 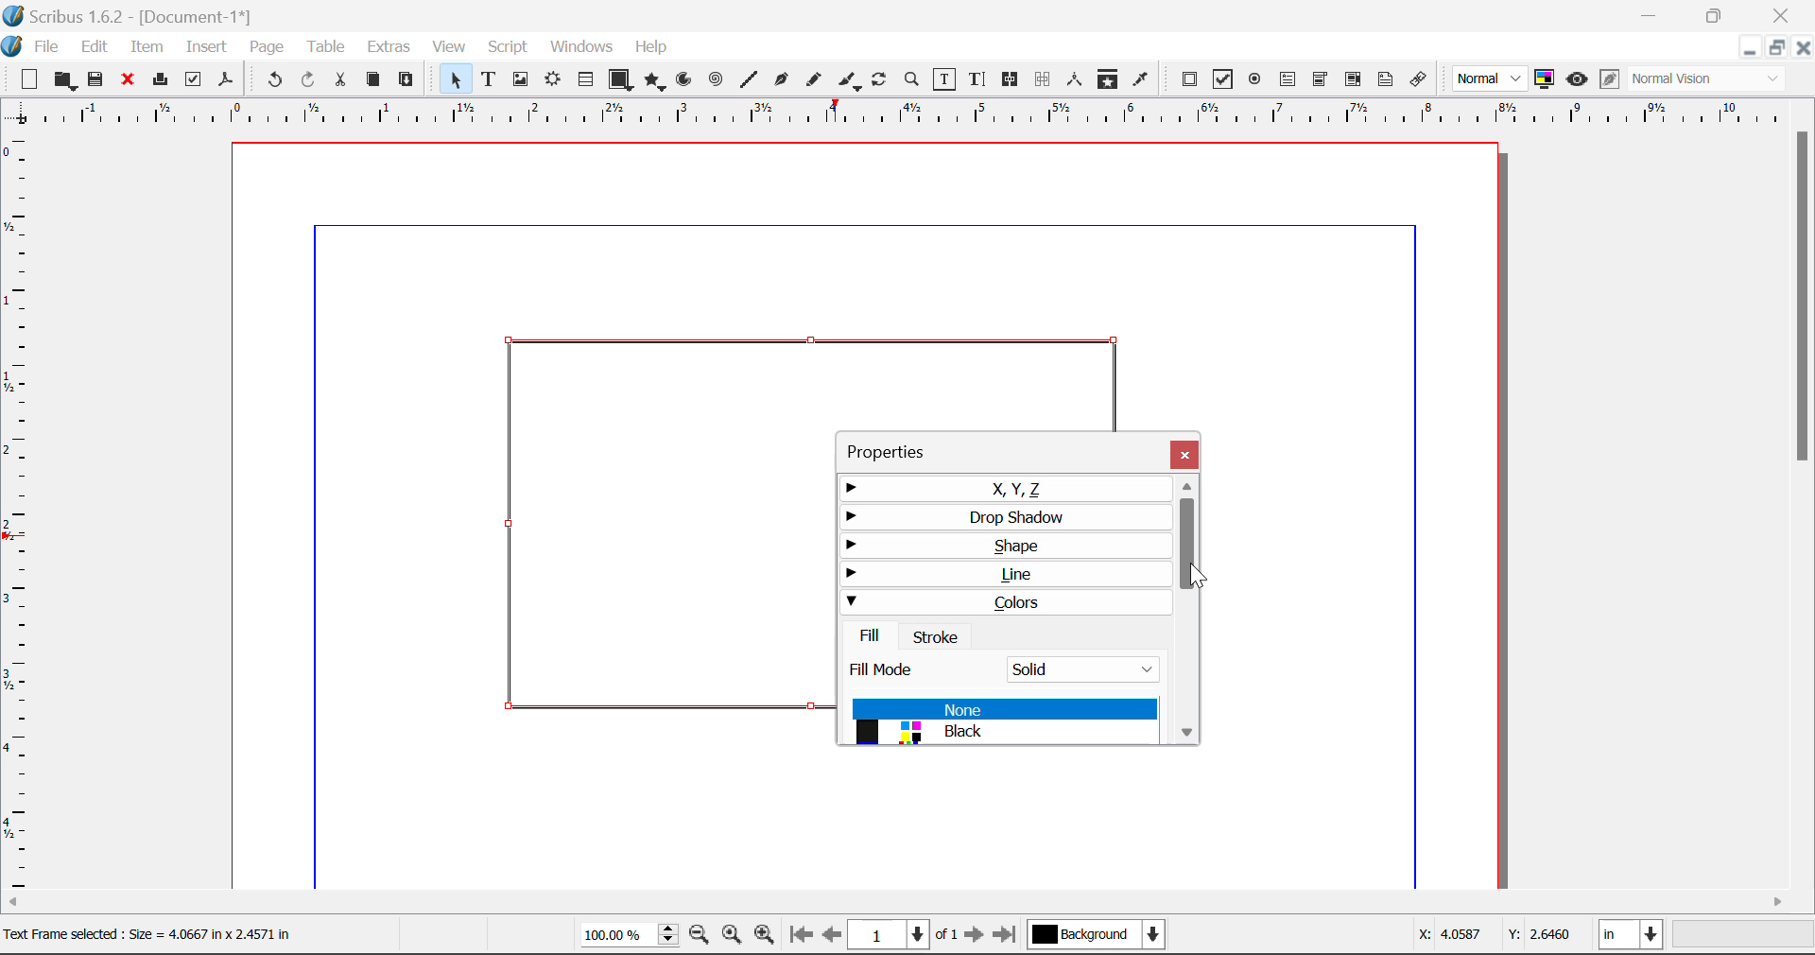 What do you see at coordinates (880, 78) in the screenshot?
I see `Rotate` at bounding box center [880, 78].